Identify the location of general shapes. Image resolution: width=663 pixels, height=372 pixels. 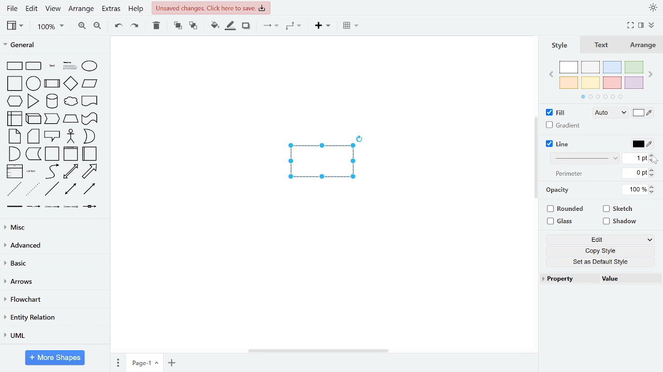
(15, 119).